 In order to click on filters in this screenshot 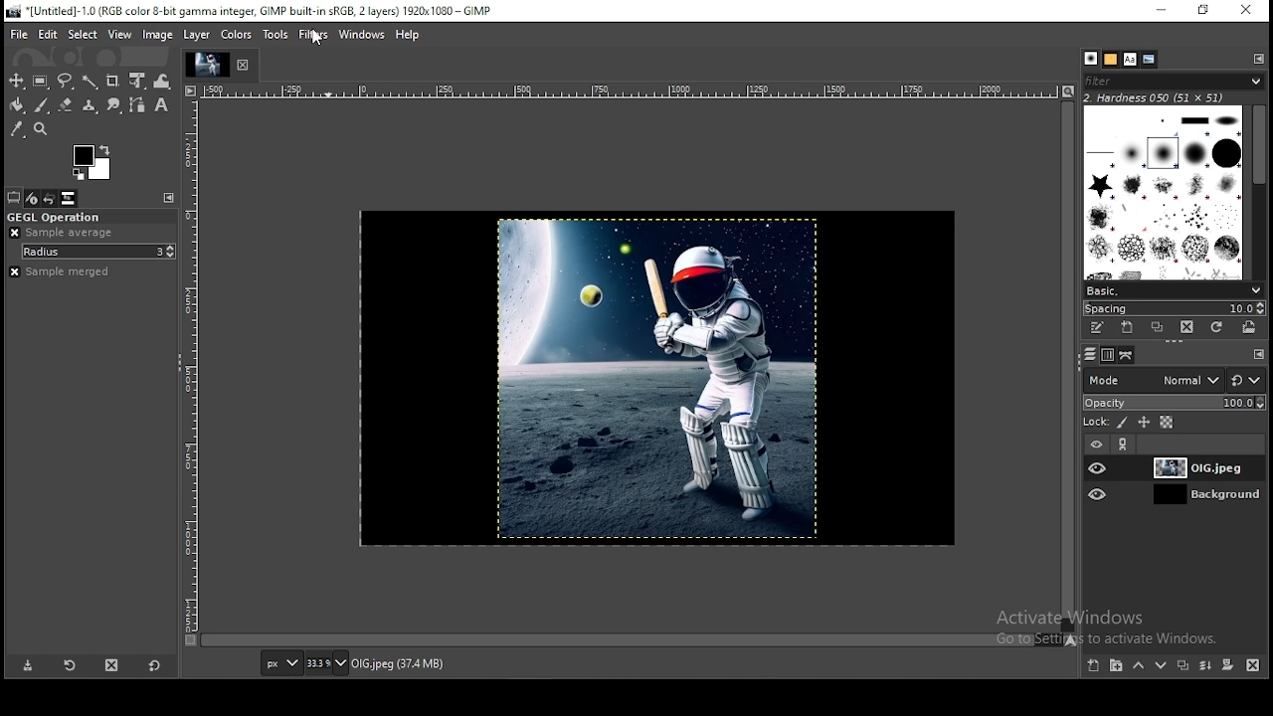, I will do `click(313, 35)`.